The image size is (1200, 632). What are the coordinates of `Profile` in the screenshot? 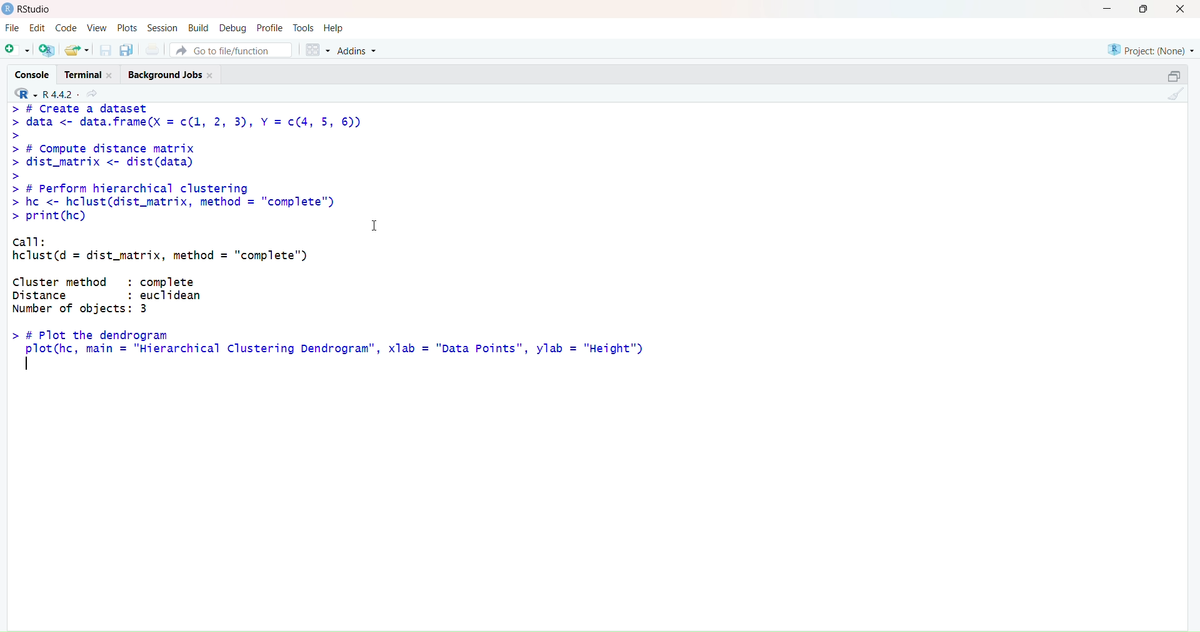 It's located at (268, 28).